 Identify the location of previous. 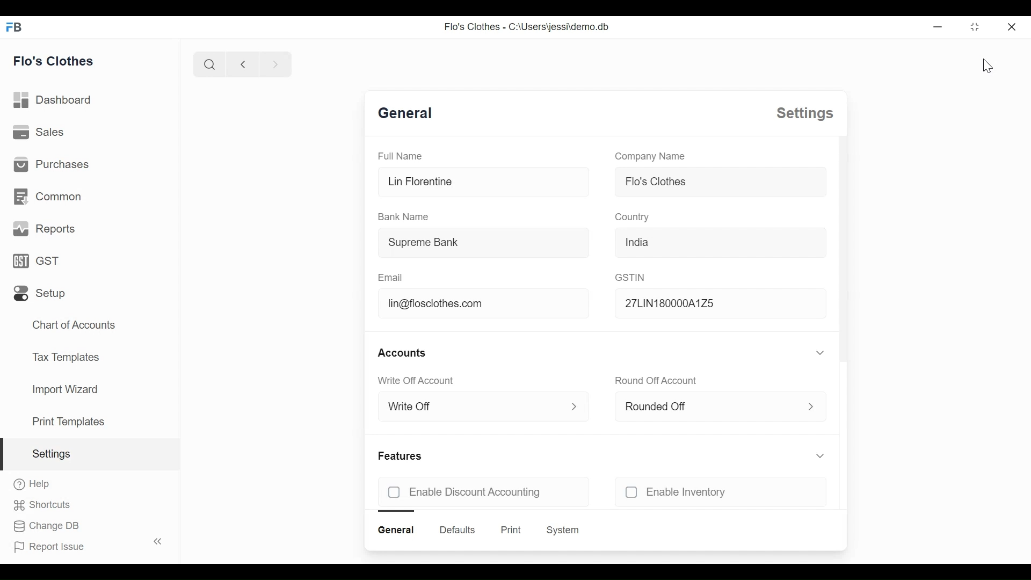
(243, 64).